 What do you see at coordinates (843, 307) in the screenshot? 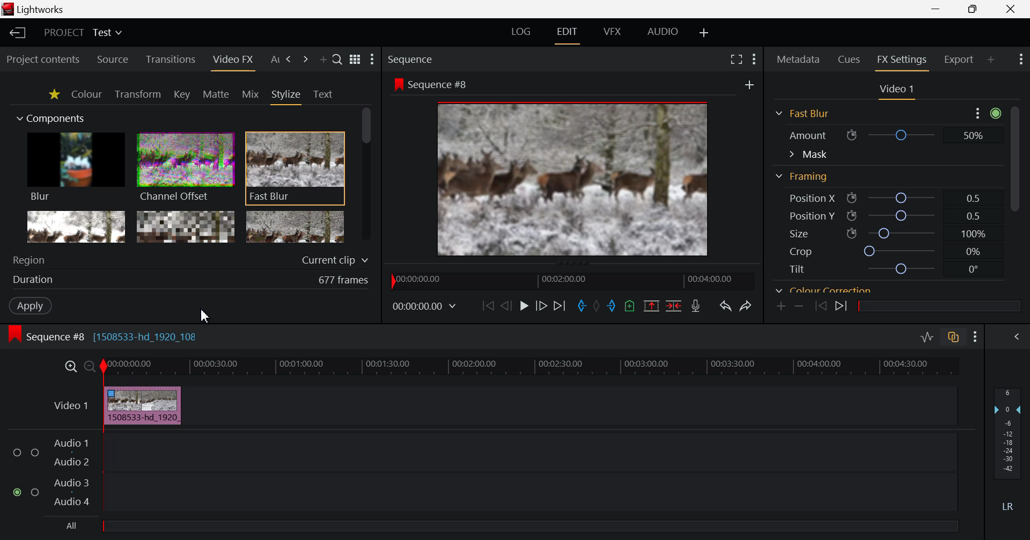
I see `Next keyframe` at bounding box center [843, 307].